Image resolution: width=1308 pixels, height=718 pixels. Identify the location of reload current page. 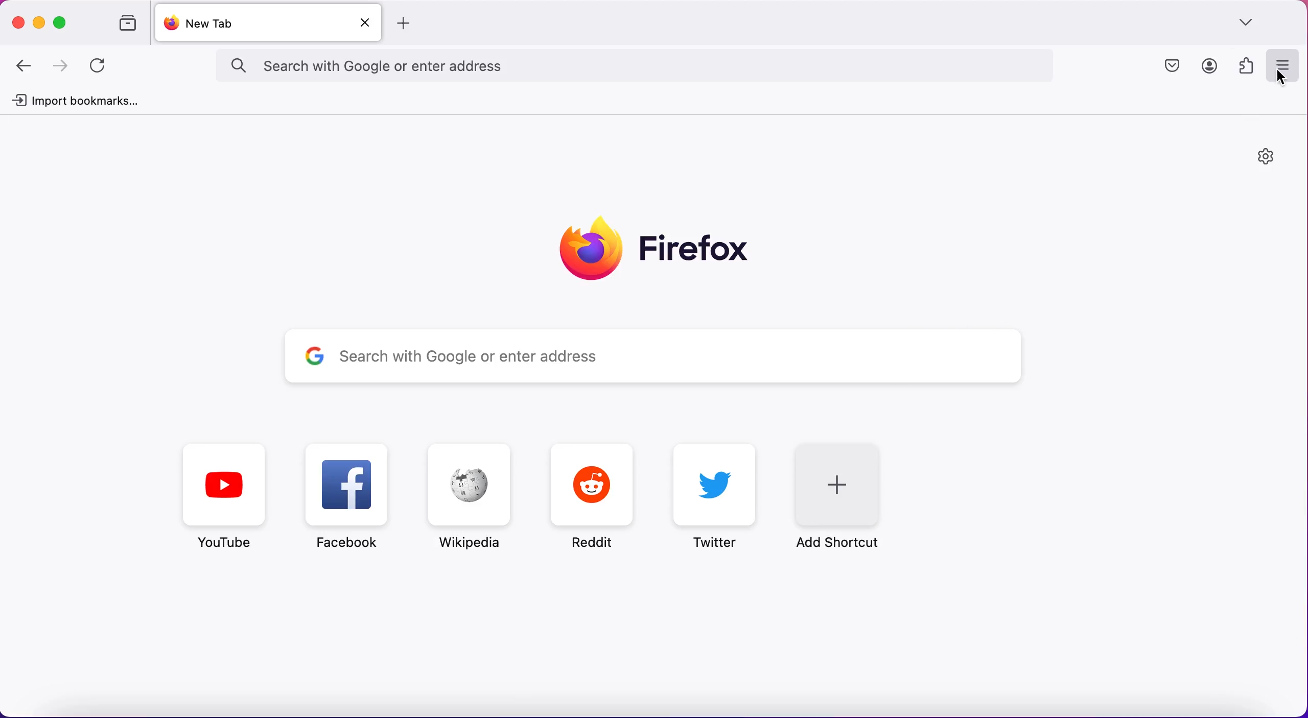
(101, 66).